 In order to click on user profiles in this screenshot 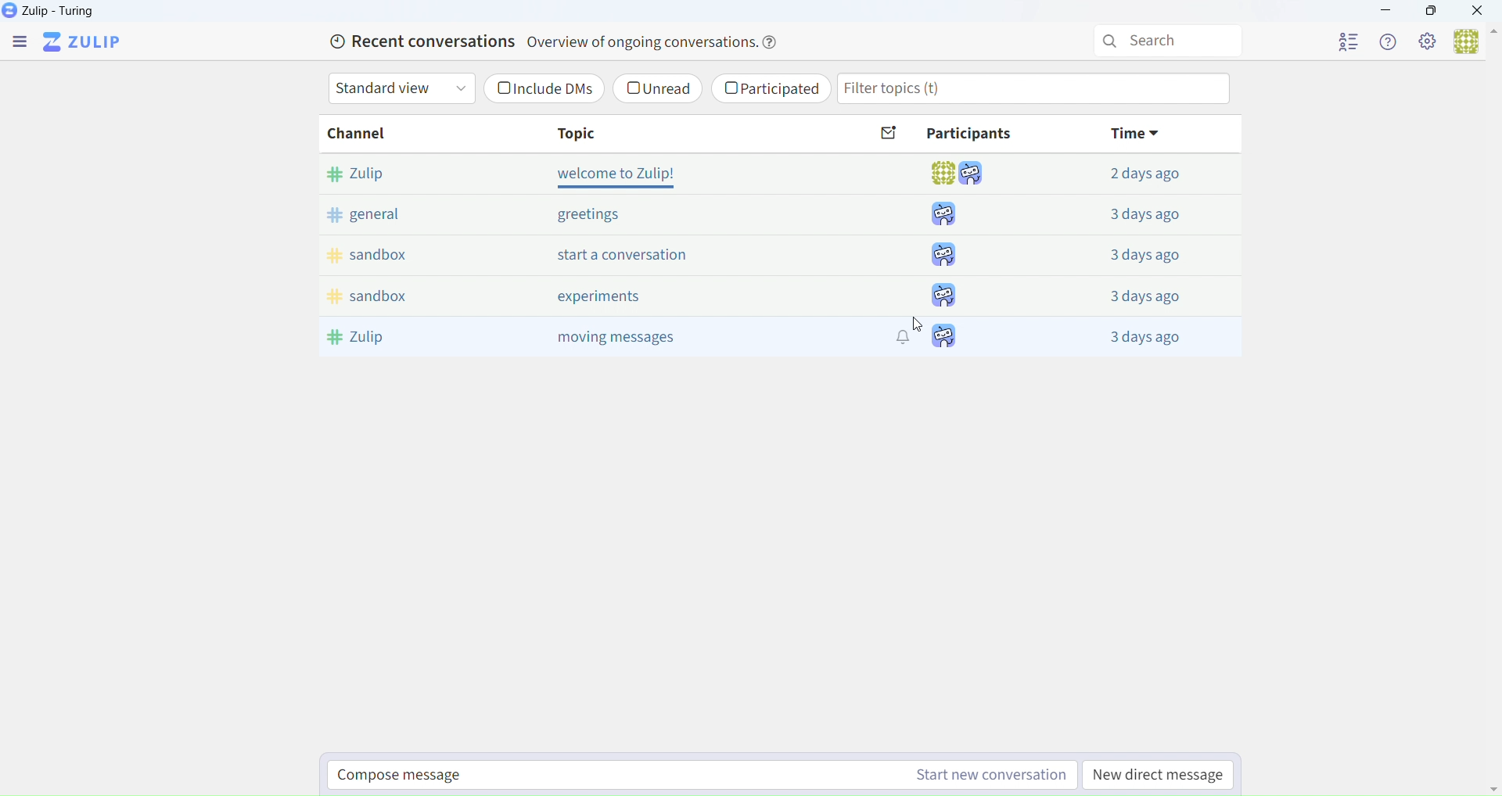, I will do `click(943, 295)`.